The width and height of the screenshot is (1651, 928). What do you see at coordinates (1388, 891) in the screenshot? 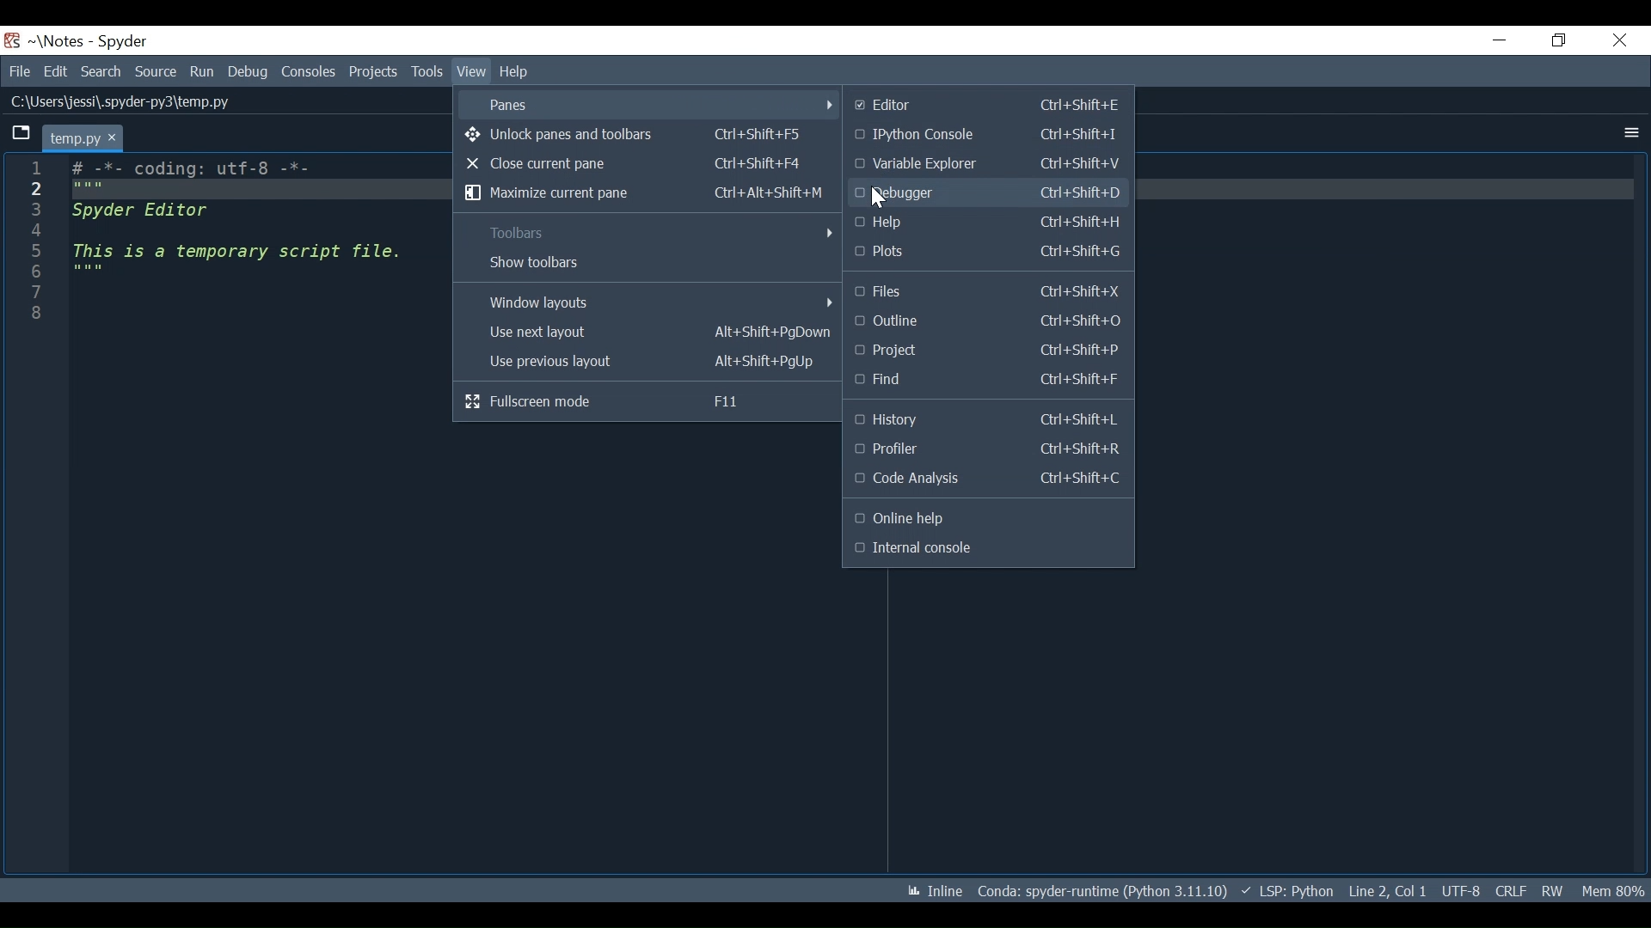
I see `Line 2, Col 1` at bounding box center [1388, 891].